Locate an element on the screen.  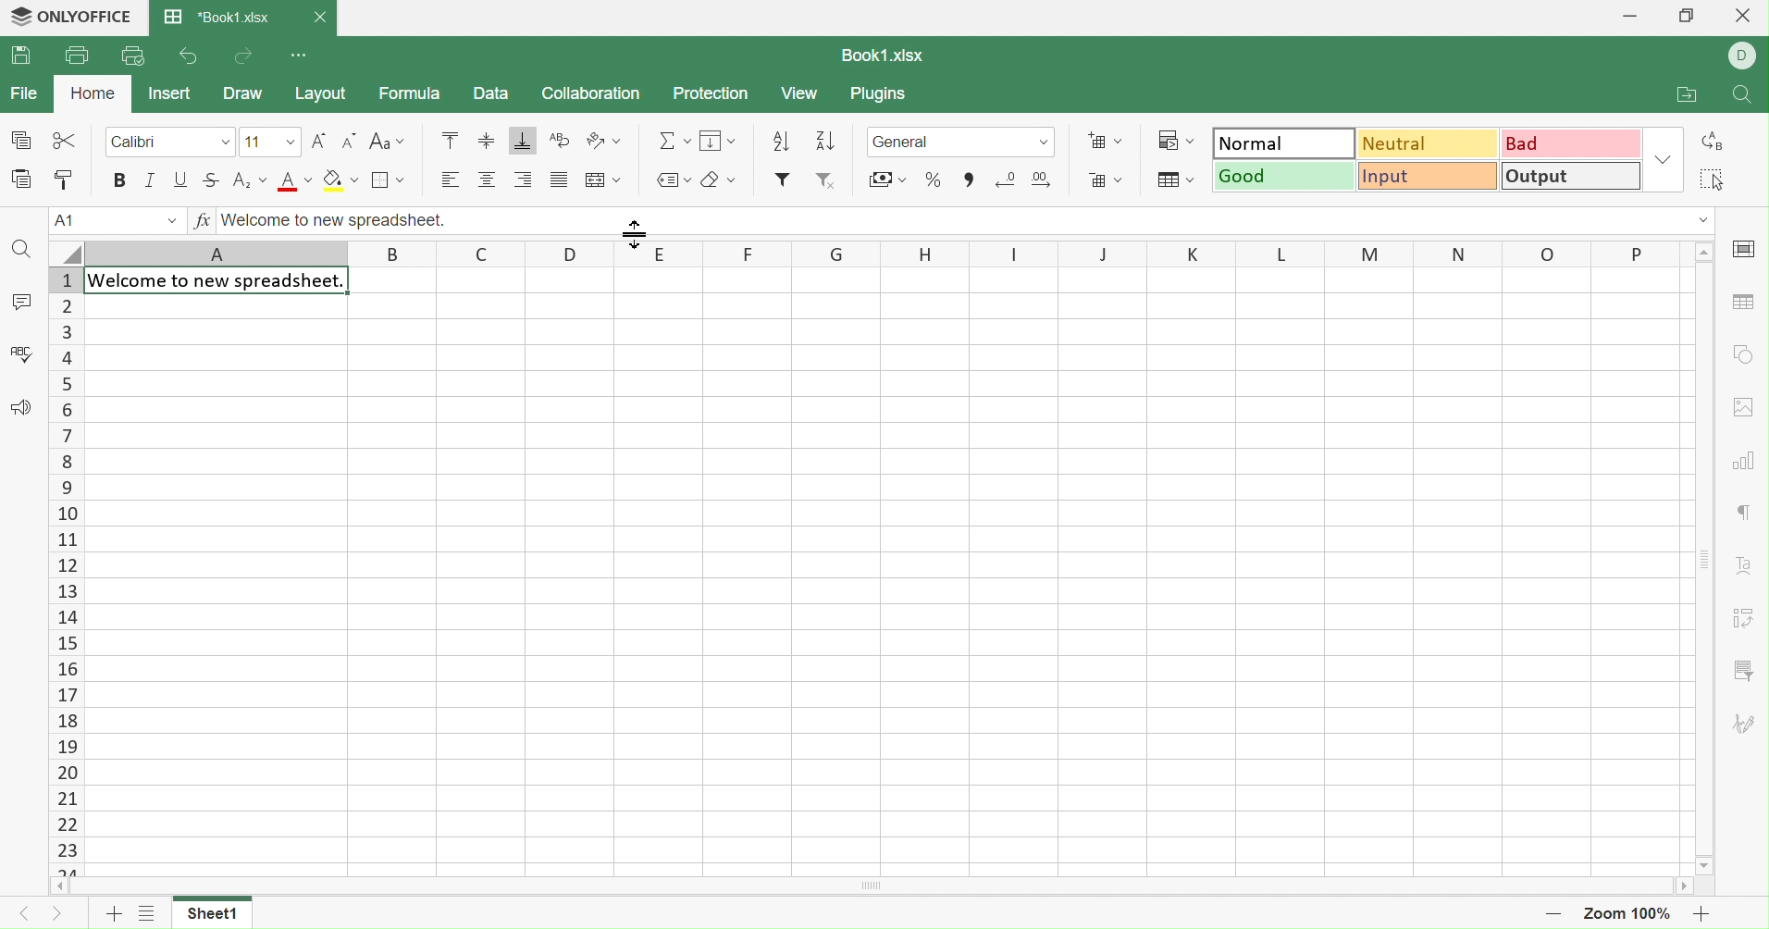
Comma style is located at coordinates (968, 180).